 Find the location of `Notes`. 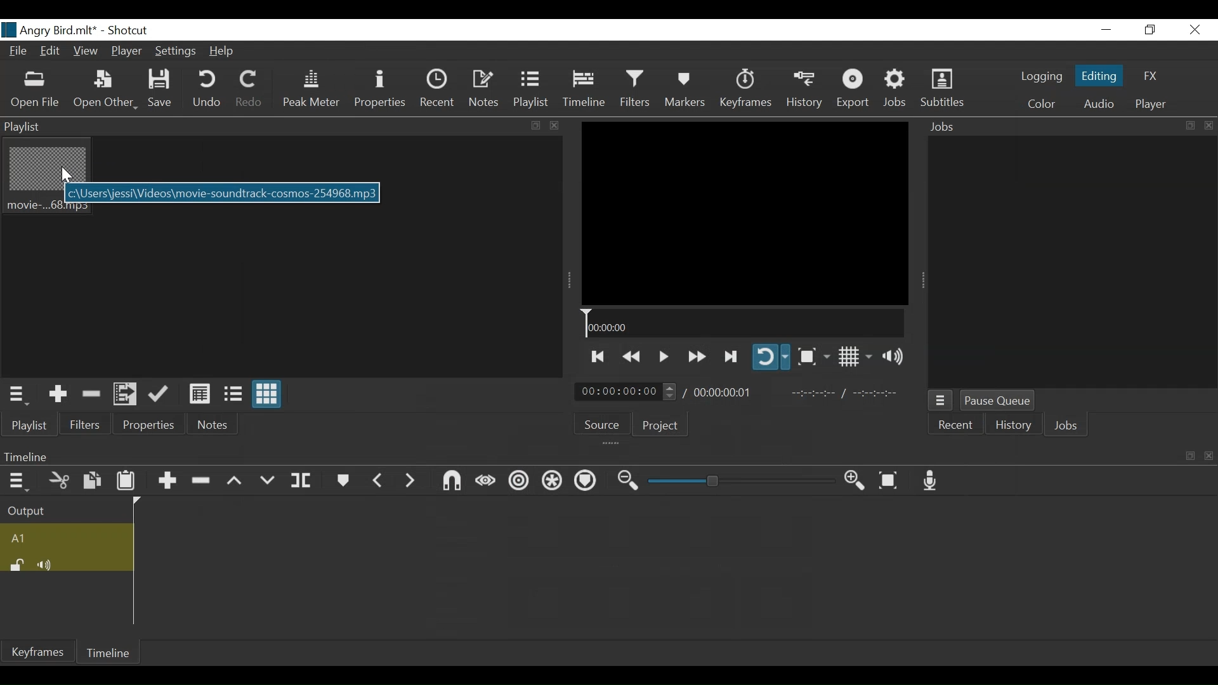

Notes is located at coordinates (485, 89).